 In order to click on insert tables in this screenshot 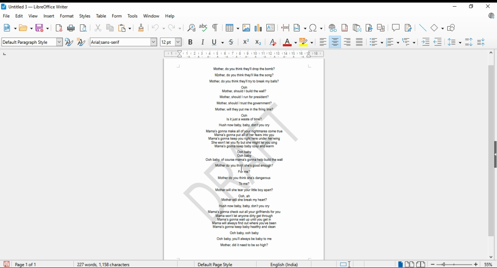, I will do `click(233, 28)`.